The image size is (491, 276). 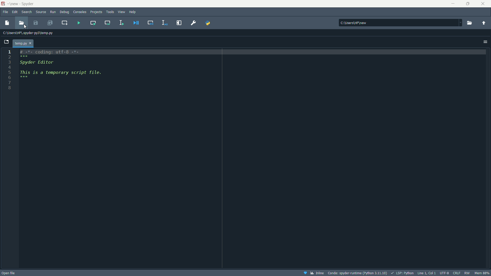 What do you see at coordinates (51, 24) in the screenshot?
I see `Save all files` at bounding box center [51, 24].